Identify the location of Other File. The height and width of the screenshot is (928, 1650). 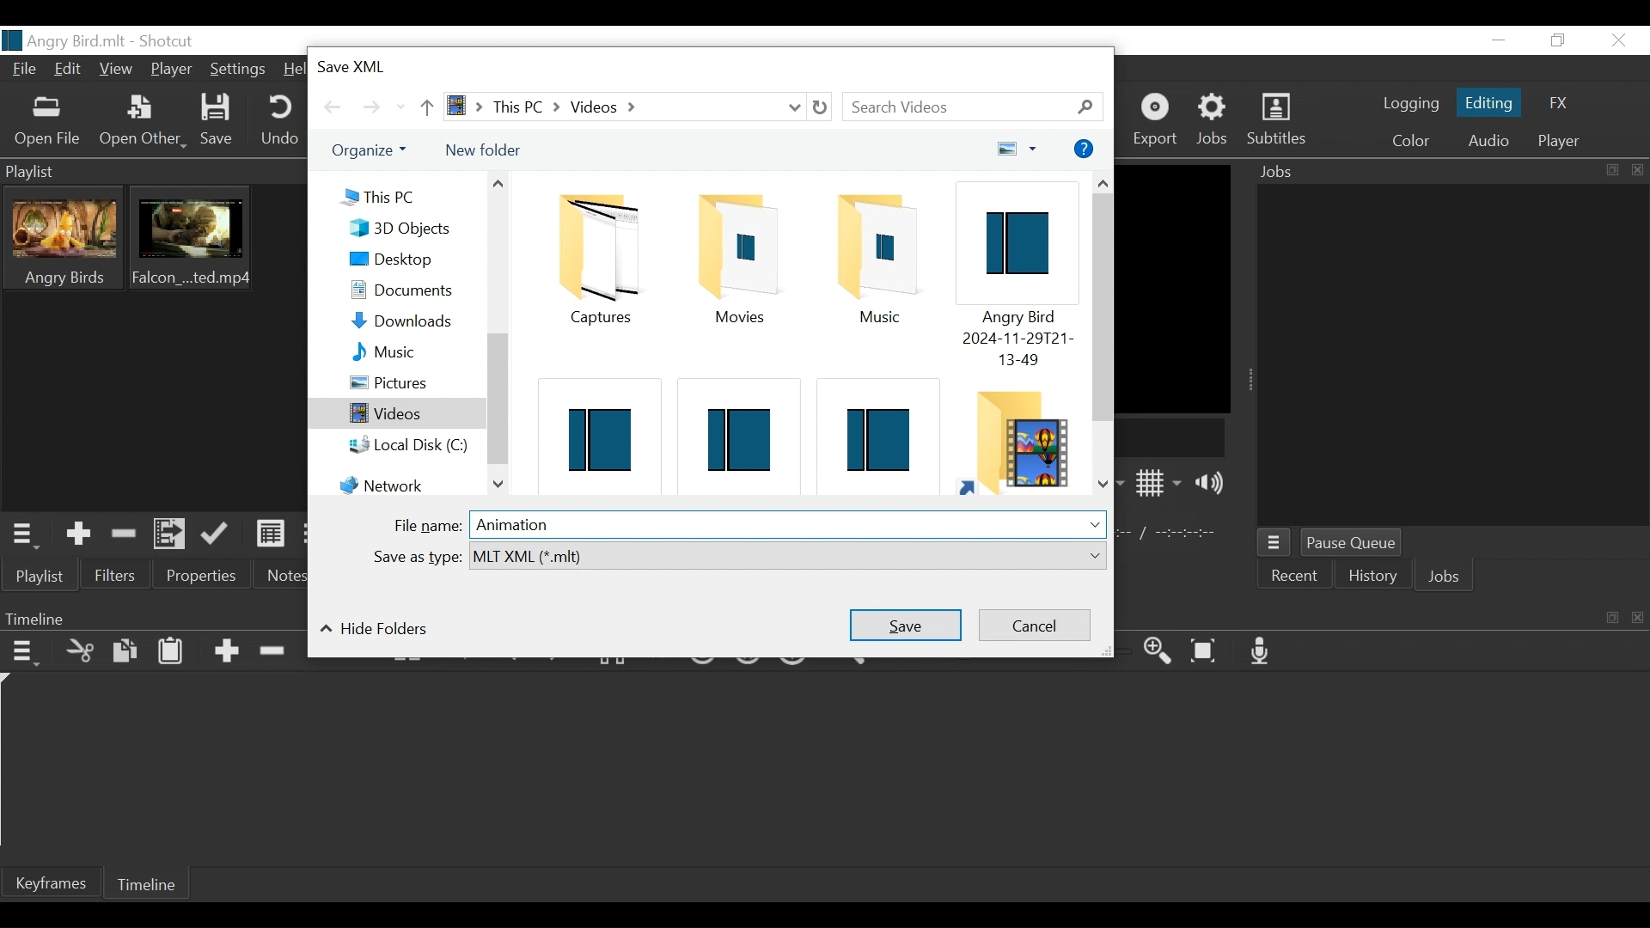
(138, 121).